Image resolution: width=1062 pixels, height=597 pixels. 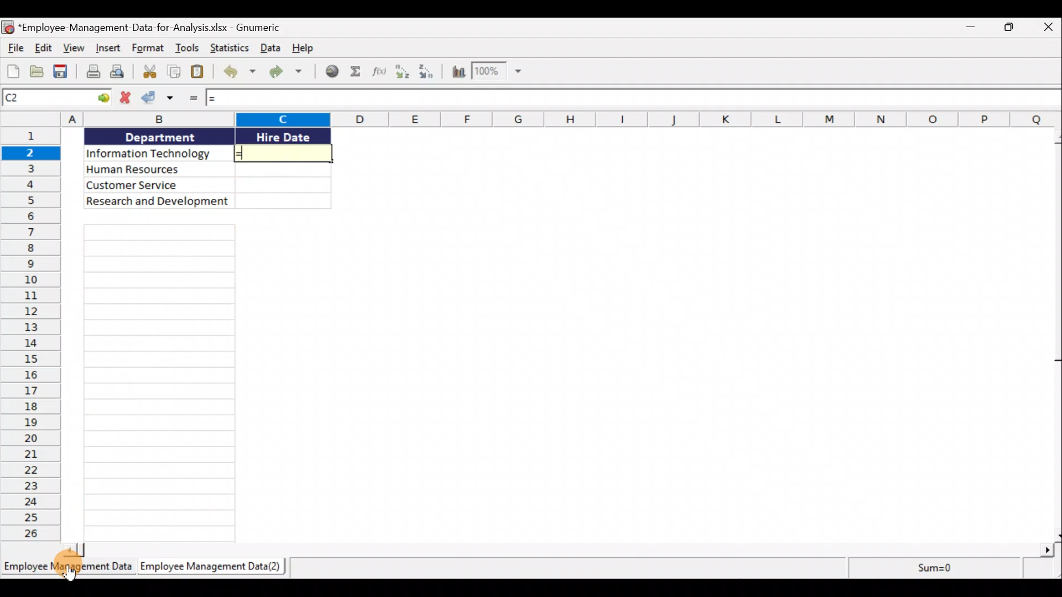 What do you see at coordinates (108, 50) in the screenshot?
I see `Insert` at bounding box center [108, 50].